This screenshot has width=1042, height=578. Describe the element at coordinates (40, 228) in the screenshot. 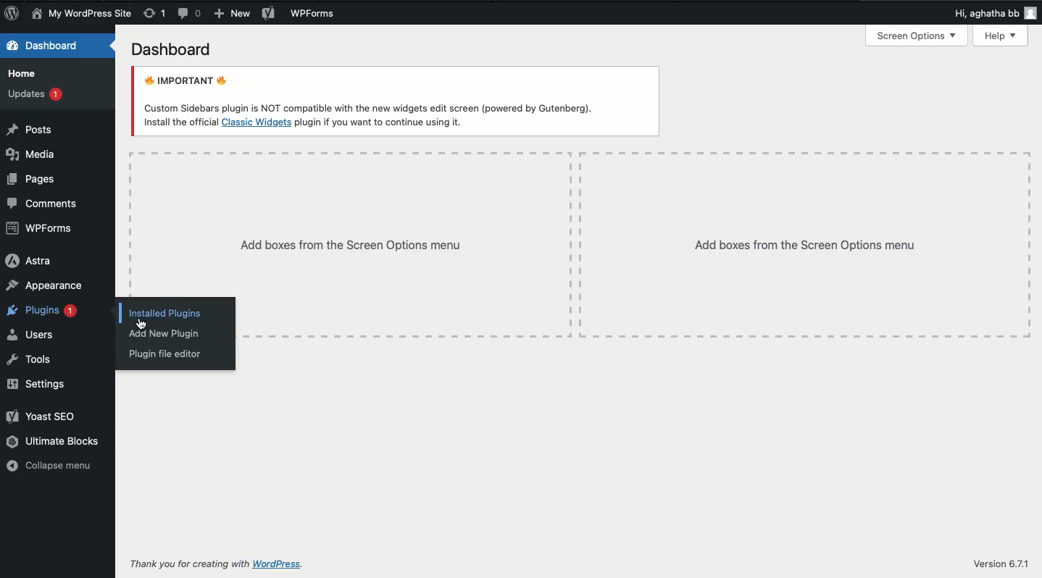

I see `WPForms` at that location.